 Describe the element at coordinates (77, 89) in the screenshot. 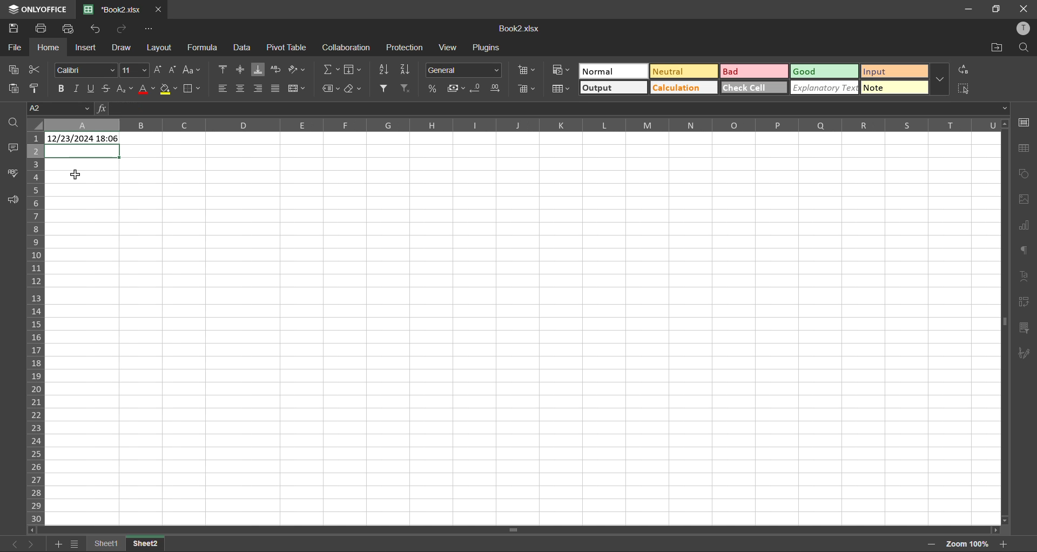

I see `italic` at that location.